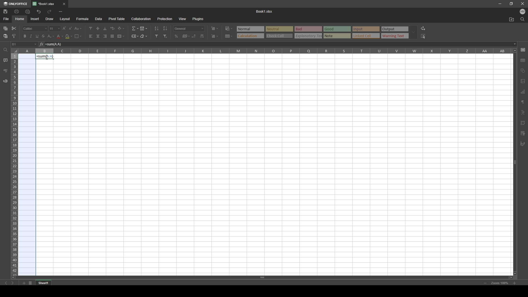  Describe the element at coordinates (37, 36) in the screenshot. I see `underline` at that location.